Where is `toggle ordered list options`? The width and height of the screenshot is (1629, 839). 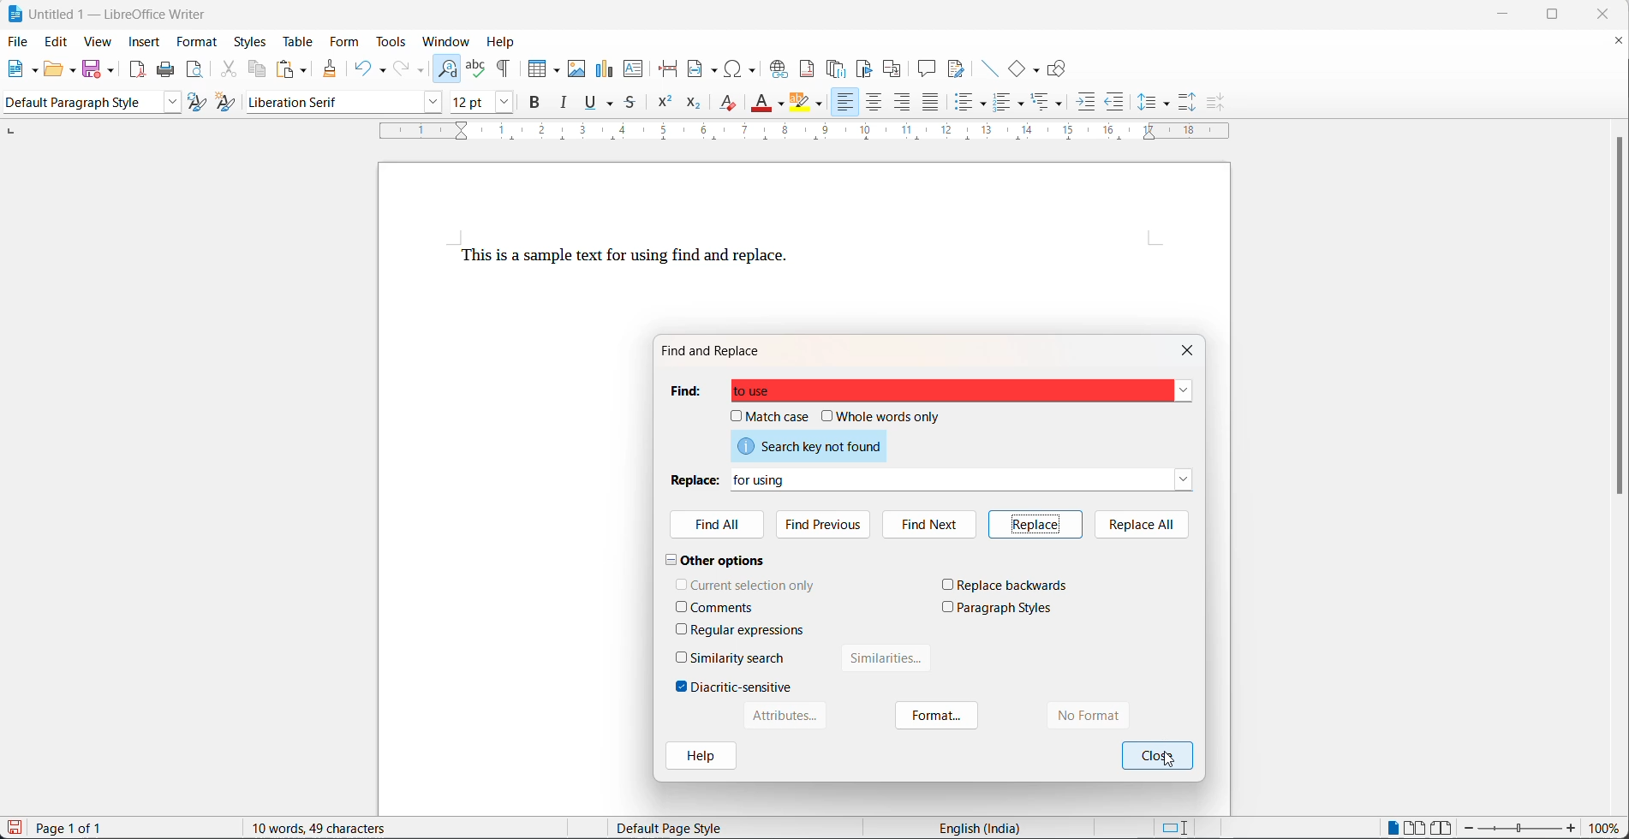 toggle ordered list options is located at coordinates (1023, 105).